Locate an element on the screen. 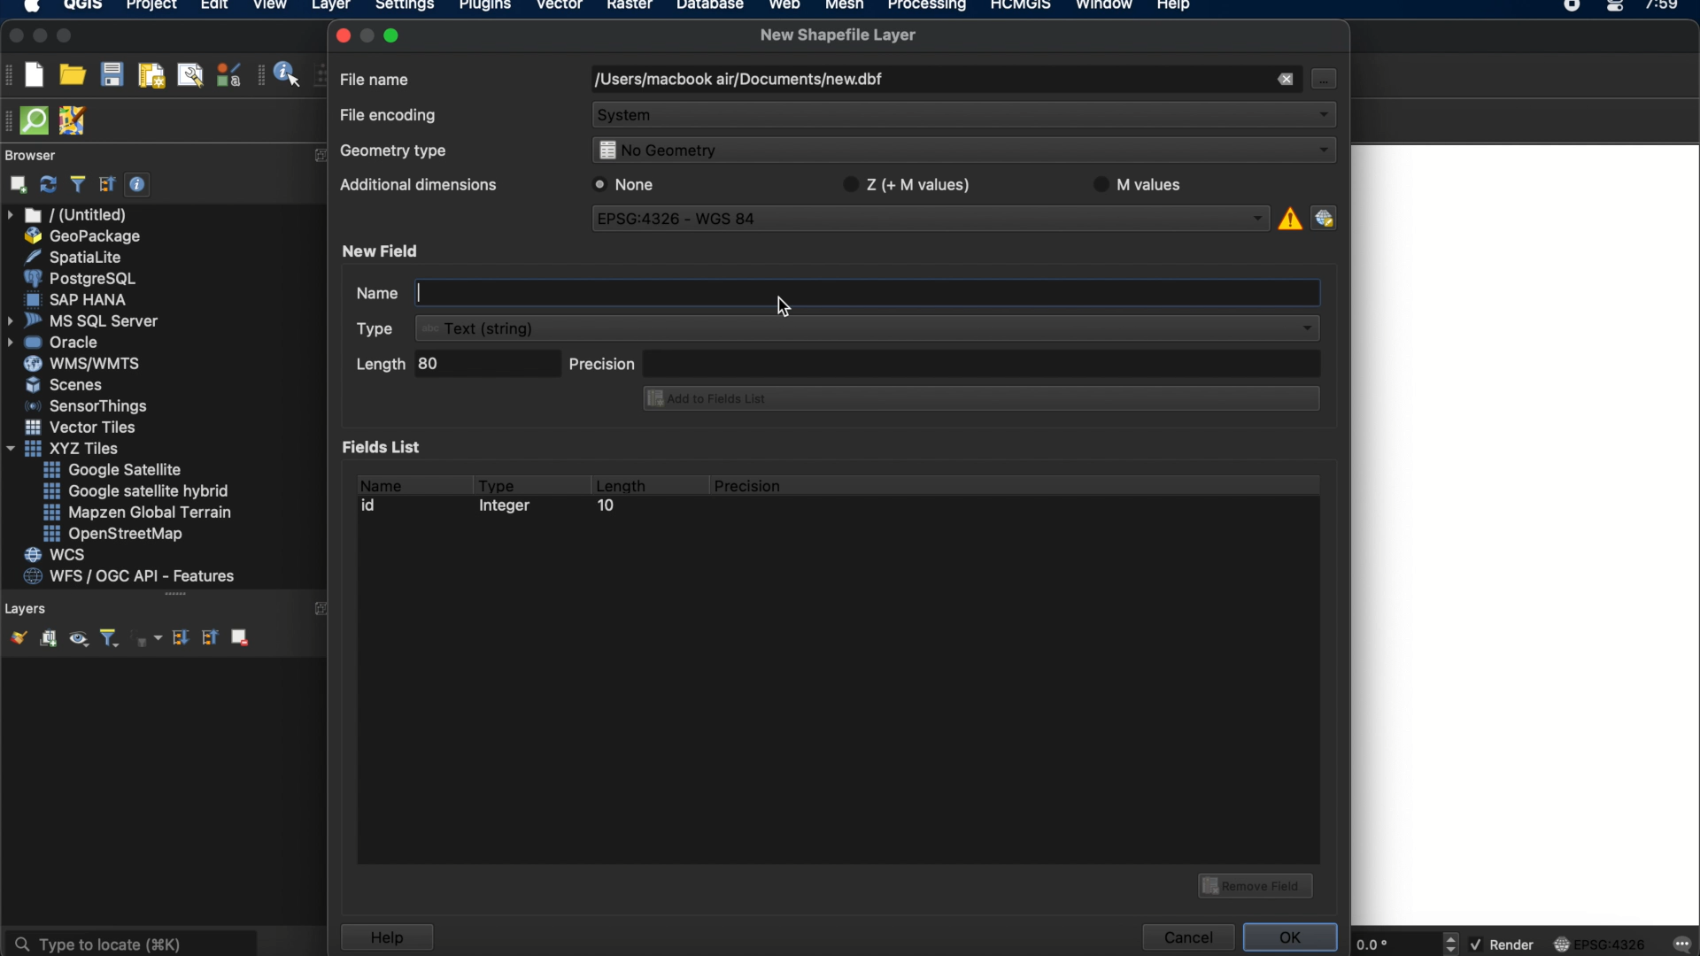 The width and height of the screenshot is (1700, 956). messages is located at coordinates (1681, 945).